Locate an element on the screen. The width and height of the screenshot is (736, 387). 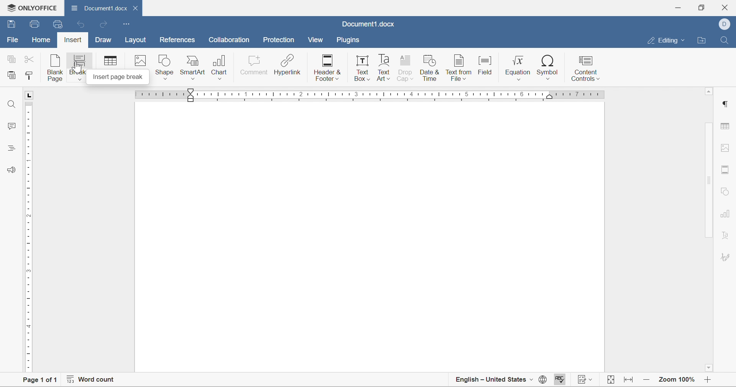
Chart settings is located at coordinates (724, 216).